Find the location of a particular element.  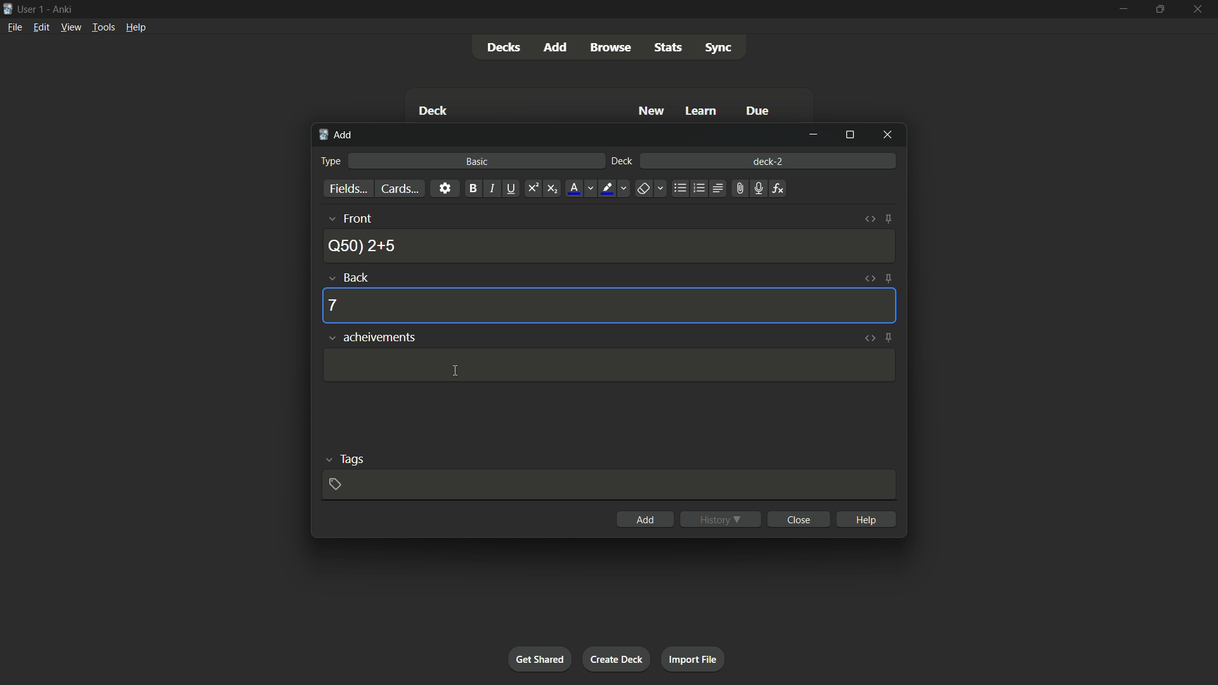

equations is located at coordinates (778, 188).